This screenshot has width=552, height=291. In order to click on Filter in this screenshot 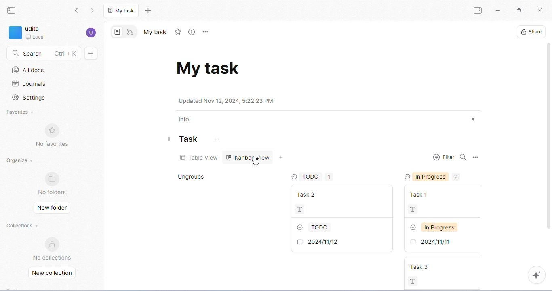, I will do `click(444, 158)`.